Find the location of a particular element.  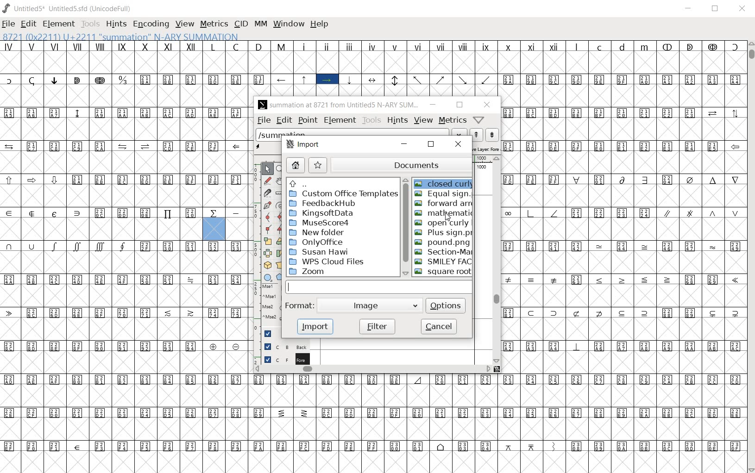

WINDOW is located at coordinates (288, 24).